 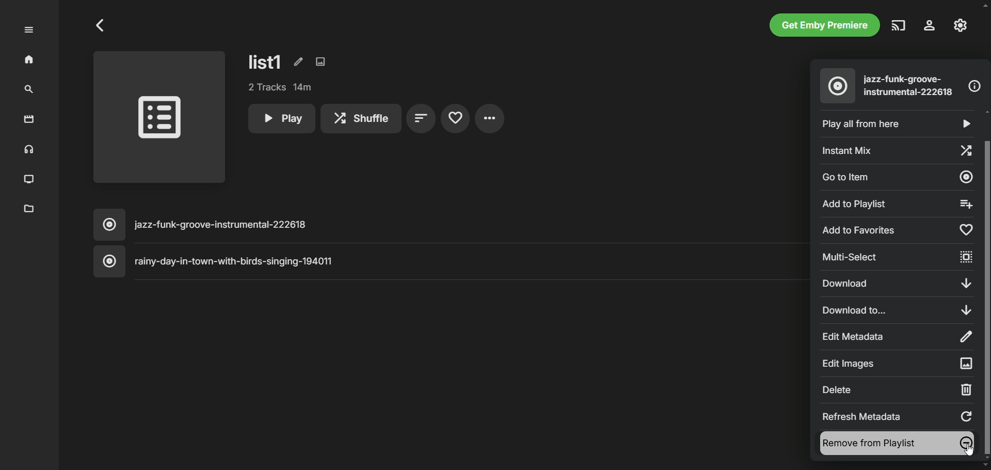 I want to click on tracks, so click(x=281, y=87).